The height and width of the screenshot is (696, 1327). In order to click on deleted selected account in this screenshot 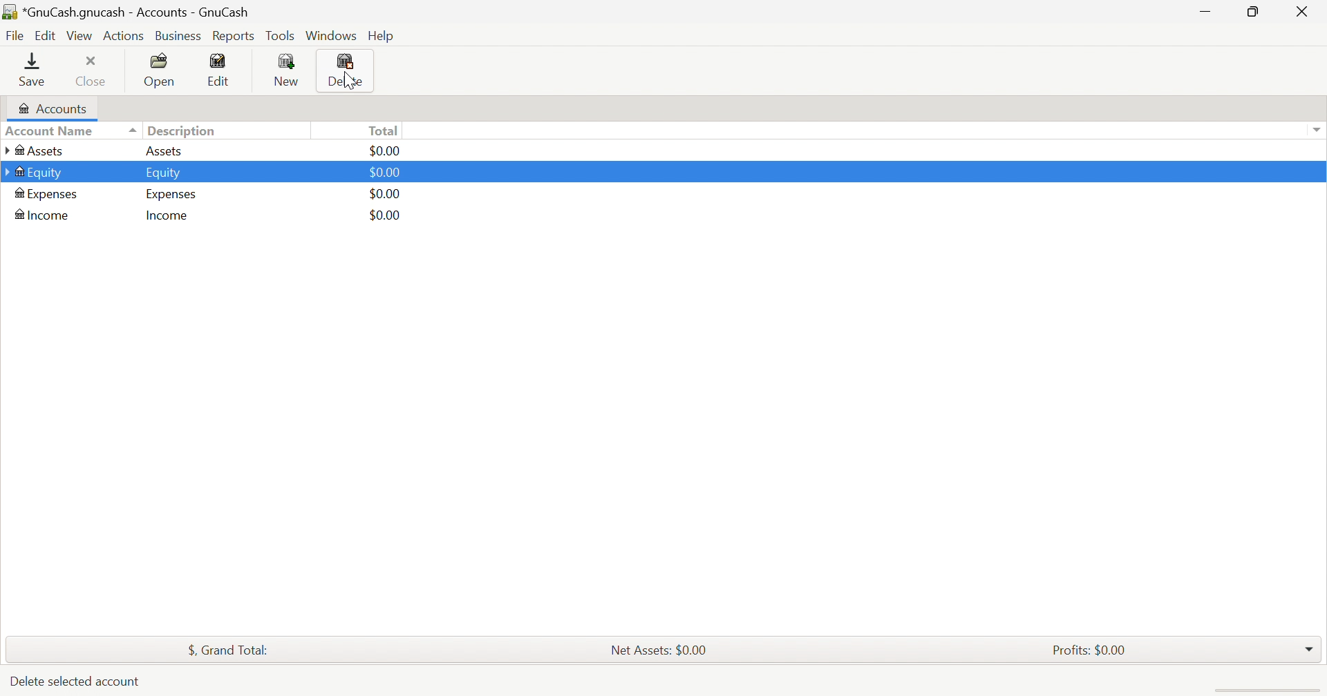, I will do `click(74, 682)`.